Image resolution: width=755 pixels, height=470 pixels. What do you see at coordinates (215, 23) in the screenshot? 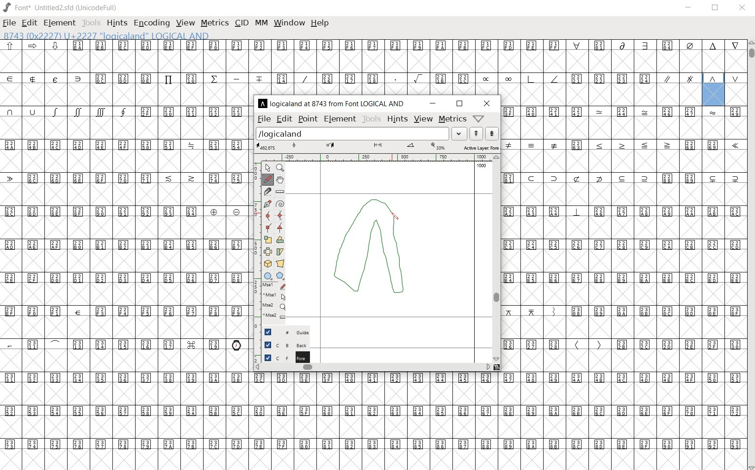
I see `metrics` at bounding box center [215, 23].